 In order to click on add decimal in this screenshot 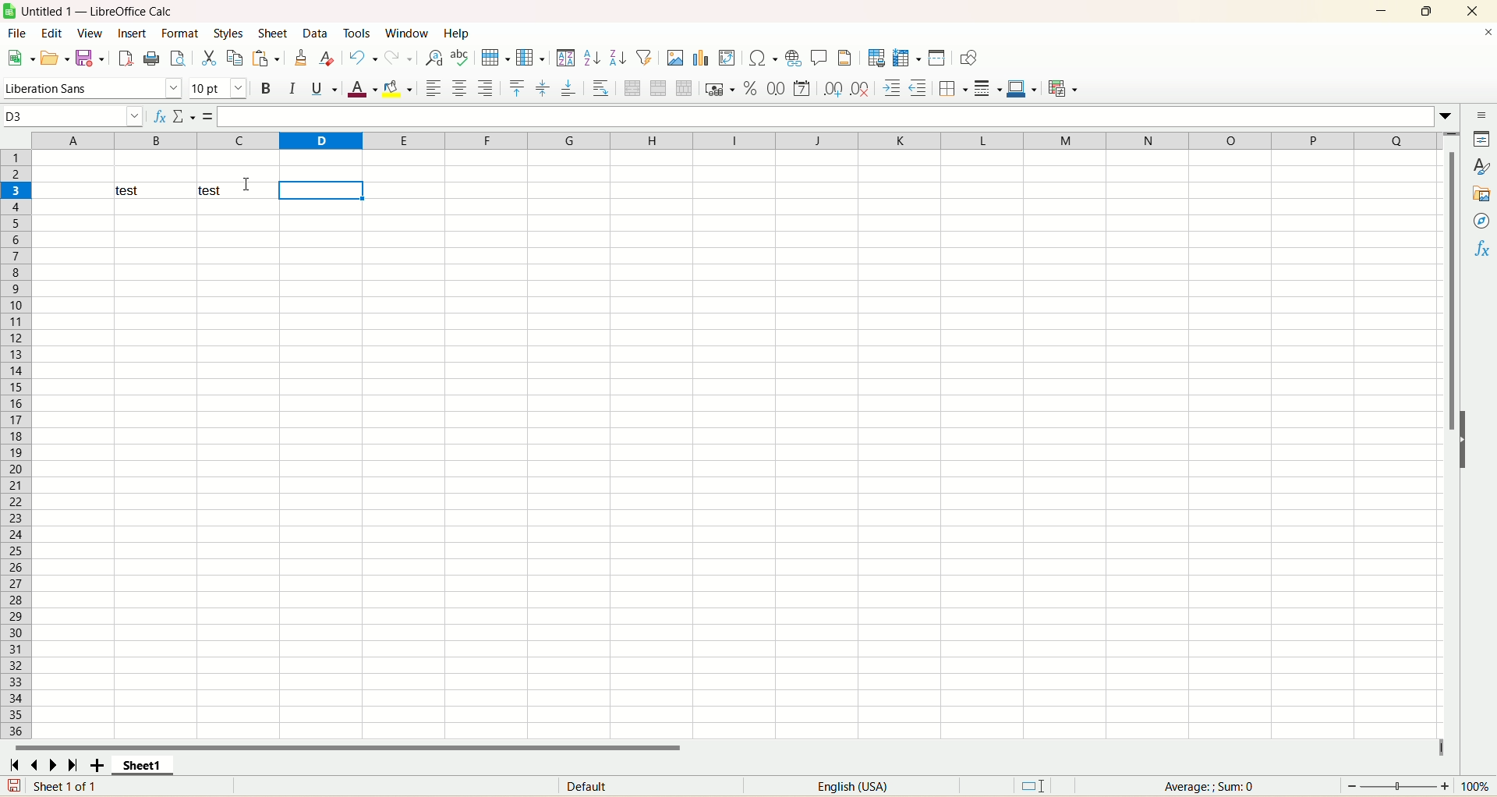, I will do `click(833, 89)`.